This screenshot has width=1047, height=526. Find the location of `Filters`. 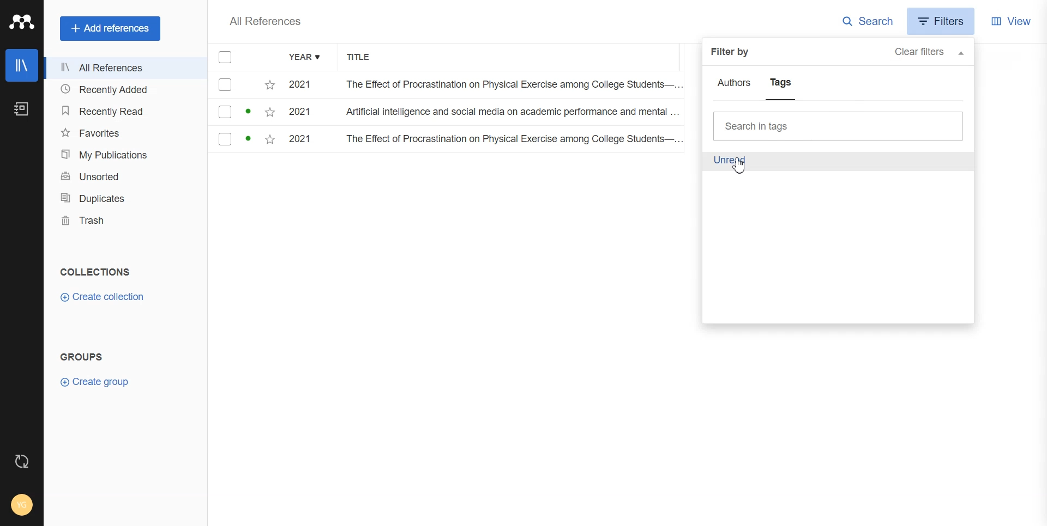

Filters is located at coordinates (943, 21).